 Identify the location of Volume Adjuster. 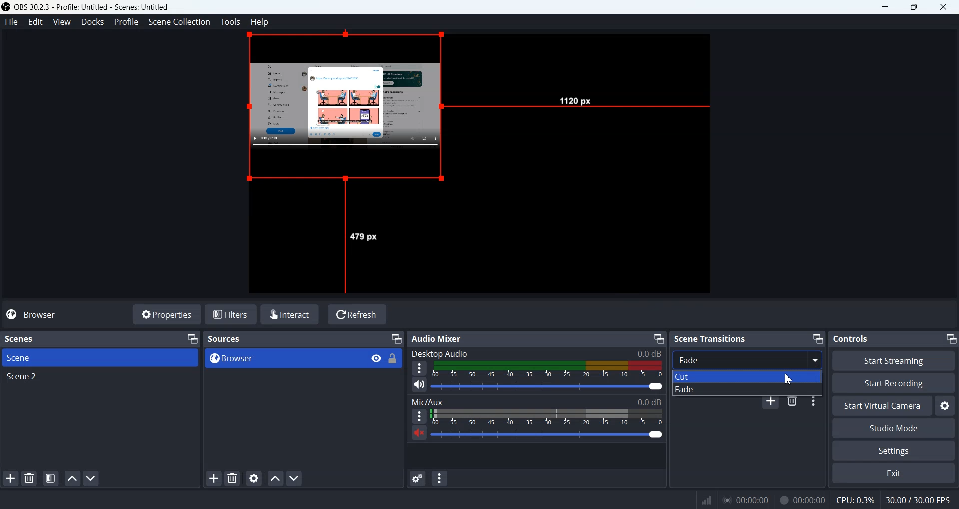
(547, 435).